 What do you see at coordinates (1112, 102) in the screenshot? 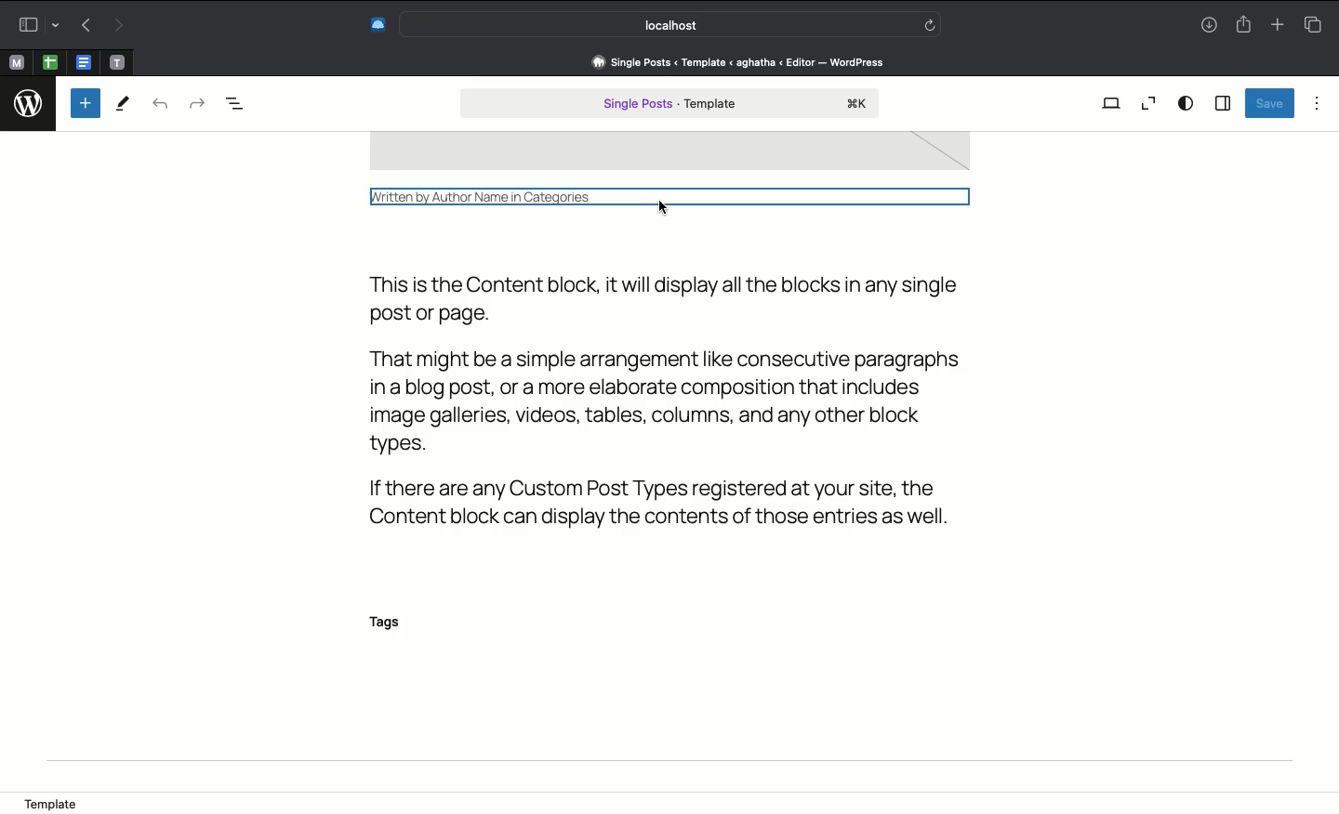
I see `View` at bounding box center [1112, 102].